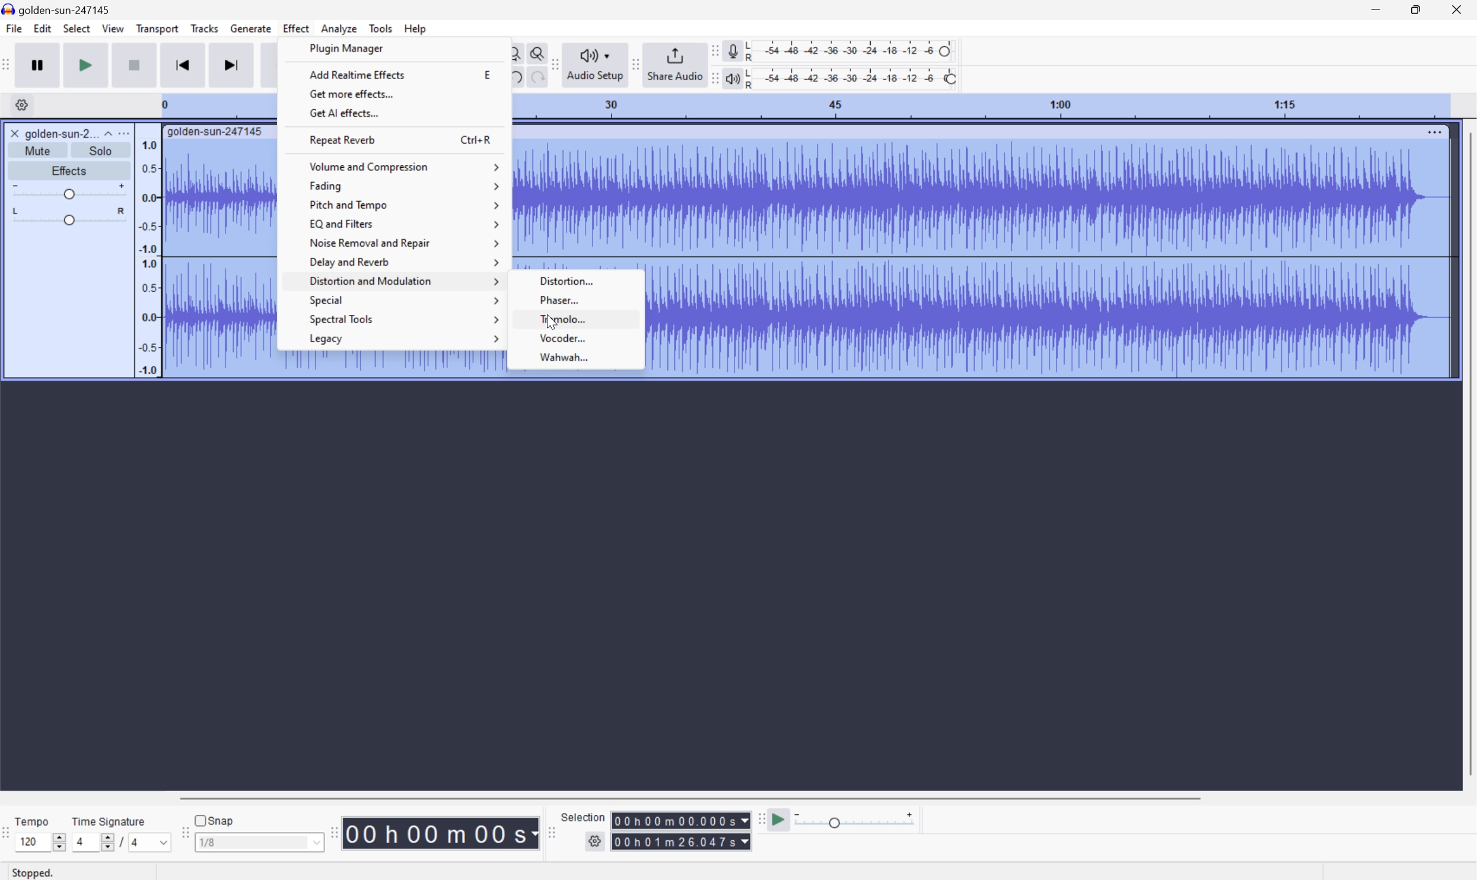 The image size is (1477, 880). What do you see at coordinates (24, 105) in the screenshot?
I see `Settings` at bounding box center [24, 105].